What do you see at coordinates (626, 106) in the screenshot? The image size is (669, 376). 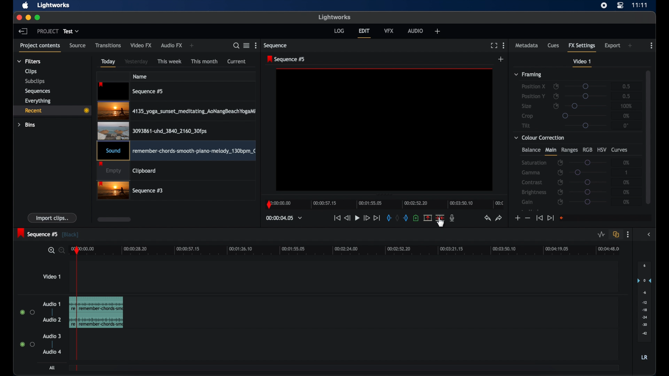 I see `100%` at bounding box center [626, 106].